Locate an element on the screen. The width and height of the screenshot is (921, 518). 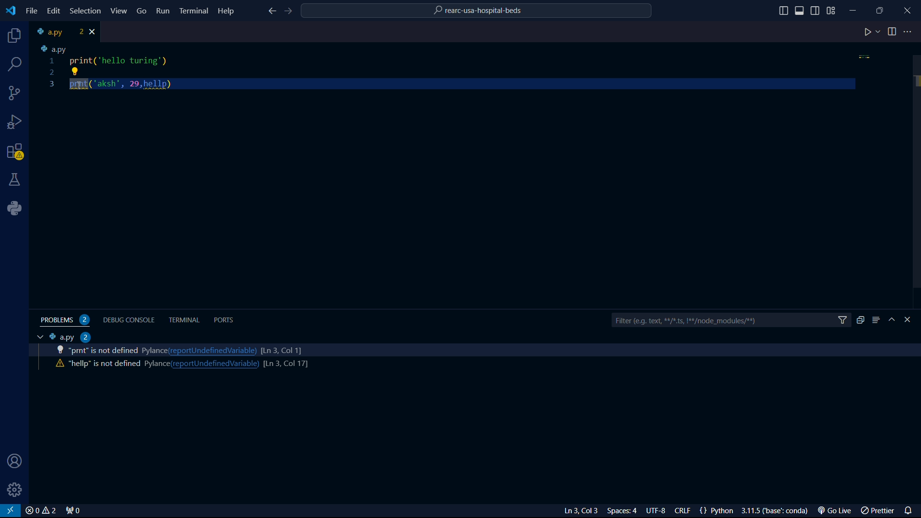
View is located at coordinates (119, 11).